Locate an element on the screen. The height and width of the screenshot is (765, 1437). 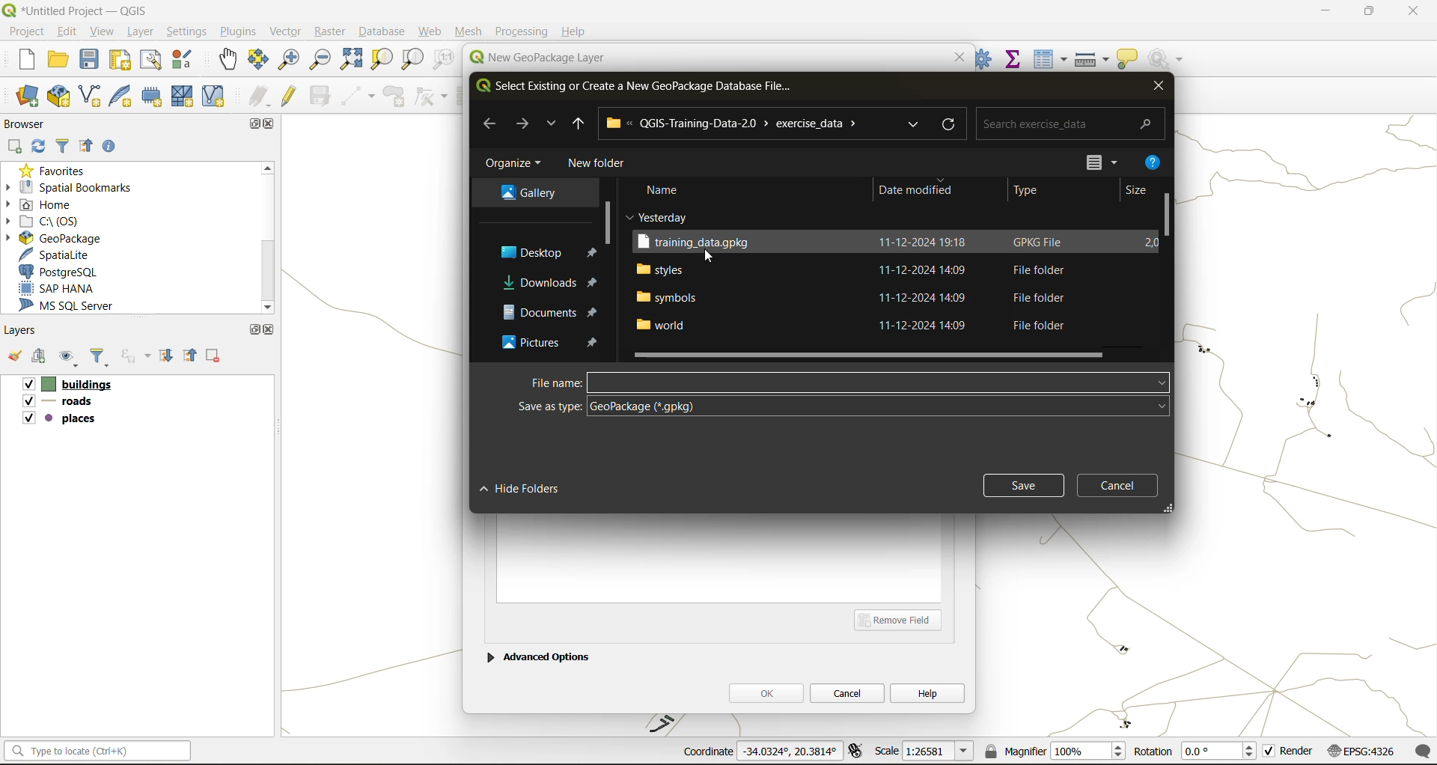
Desktop is located at coordinates (526, 252).